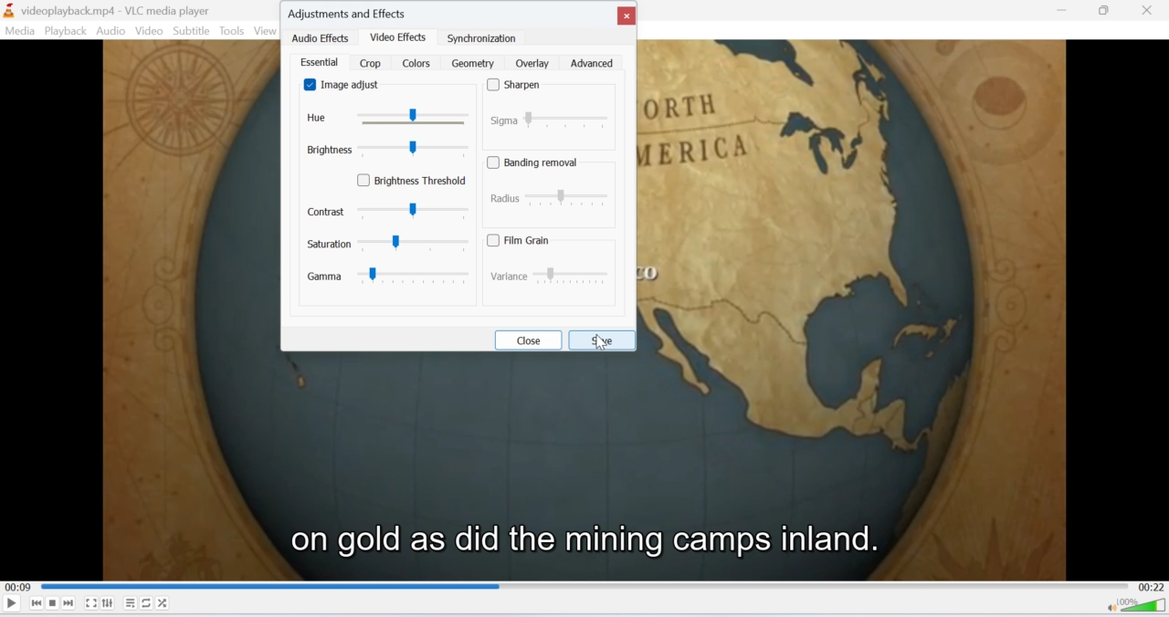 Image resolution: width=1169 pixels, height=617 pixels. Describe the element at coordinates (1136, 604) in the screenshot. I see `Volume` at that location.